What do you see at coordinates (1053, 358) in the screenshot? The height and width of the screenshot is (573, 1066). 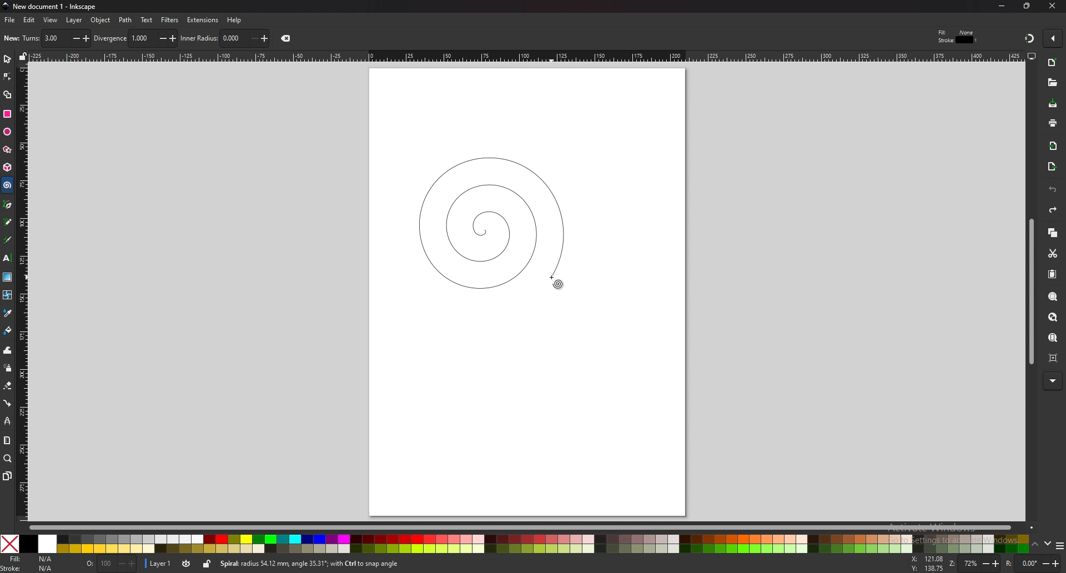 I see `zoom centre page` at bounding box center [1053, 358].